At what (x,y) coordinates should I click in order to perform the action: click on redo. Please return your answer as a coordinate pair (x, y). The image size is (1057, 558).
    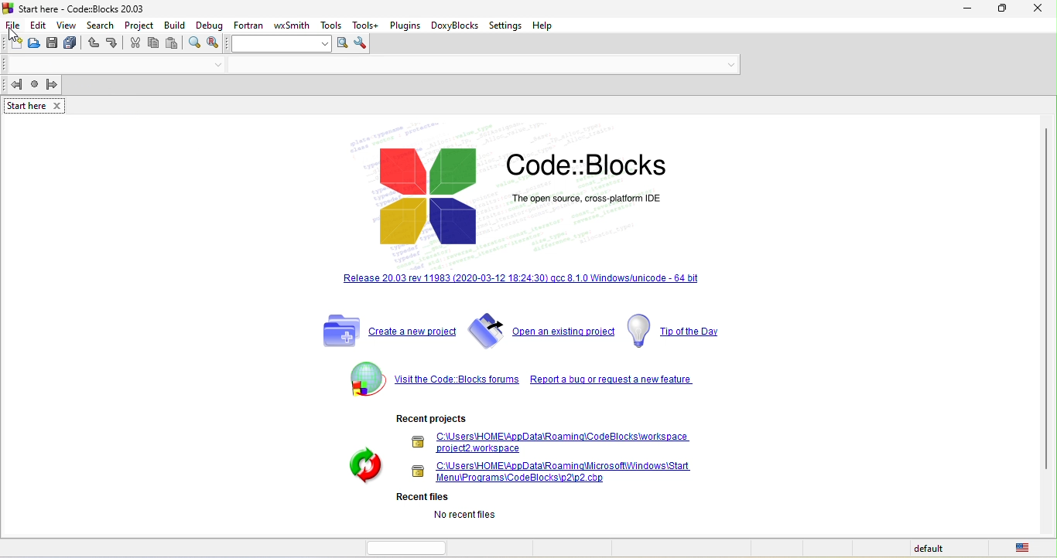
    Looking at the image, I should click on (114, 43).